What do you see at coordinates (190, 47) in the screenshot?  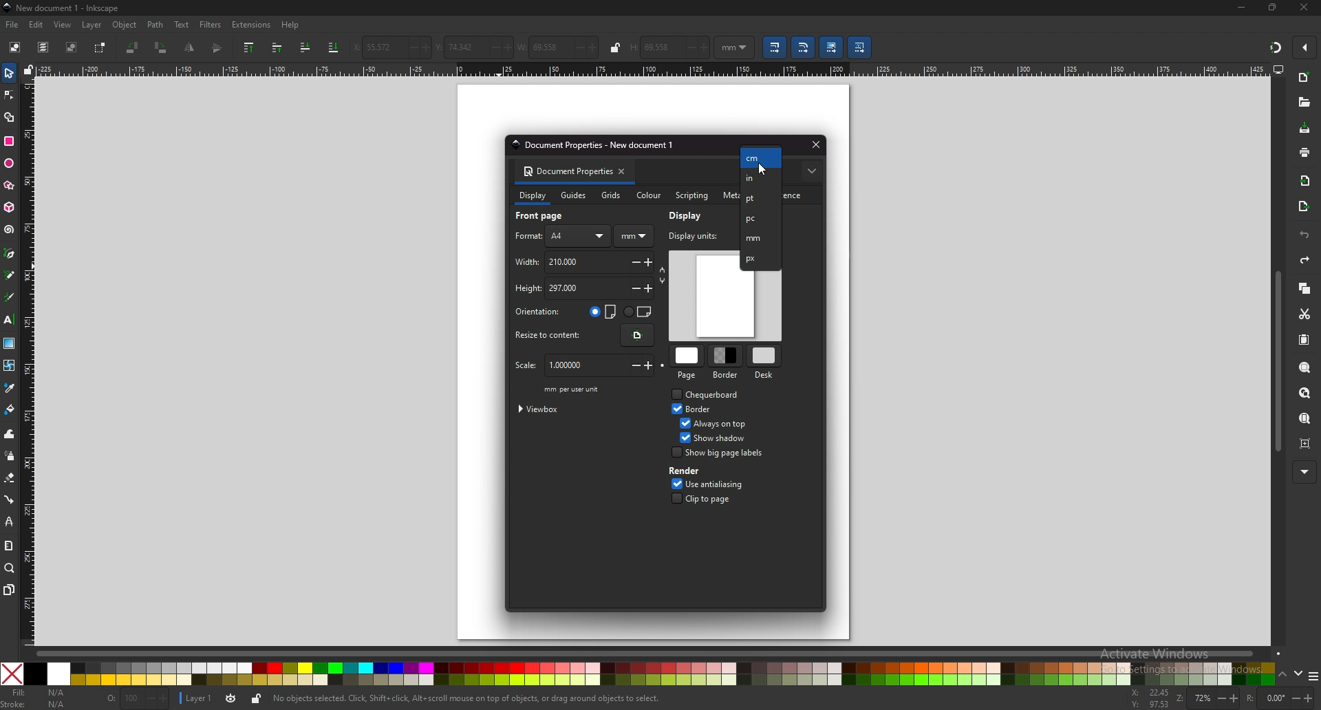 I see `flip horizontal` at bounding box center [190, 47].